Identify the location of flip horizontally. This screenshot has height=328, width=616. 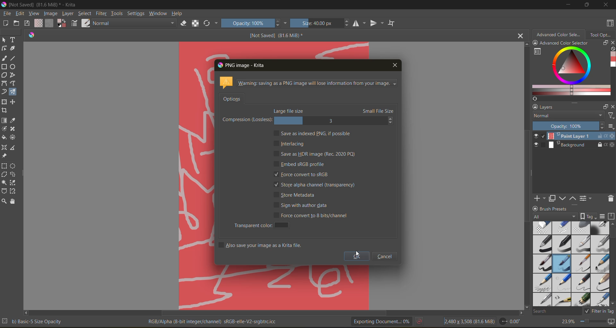
(358, 23).